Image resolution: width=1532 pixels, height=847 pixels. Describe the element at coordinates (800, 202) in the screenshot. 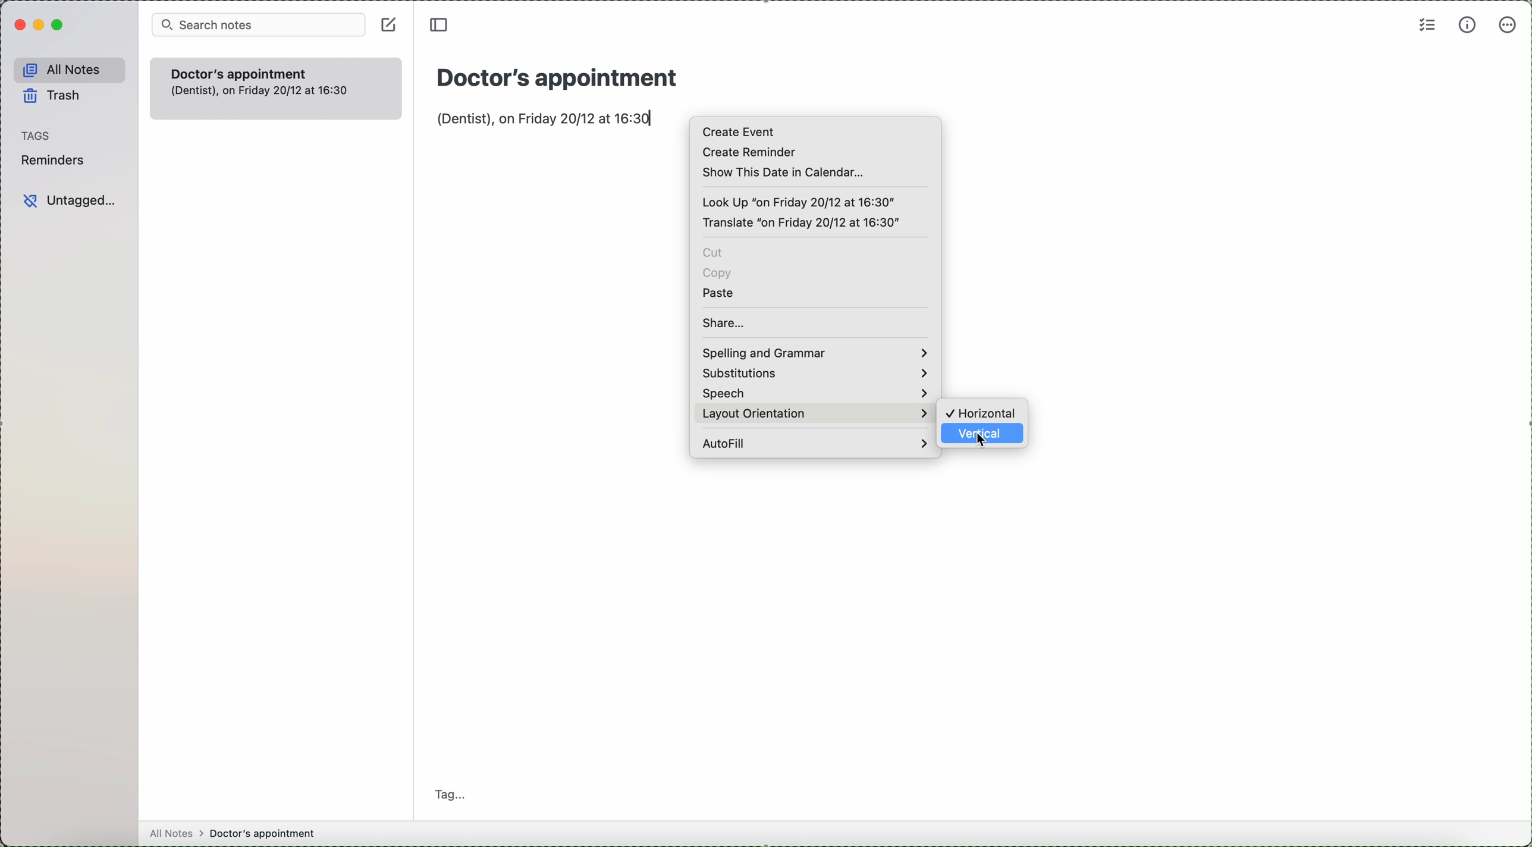

I see `look up on friday 20/12 at 16:30` at that location.